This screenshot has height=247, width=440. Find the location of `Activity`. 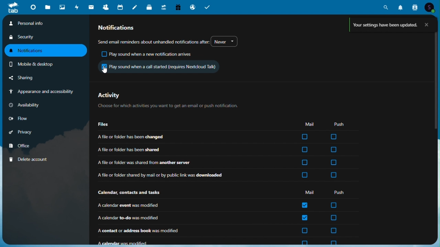

Activity is located at coordinates (167, 100).